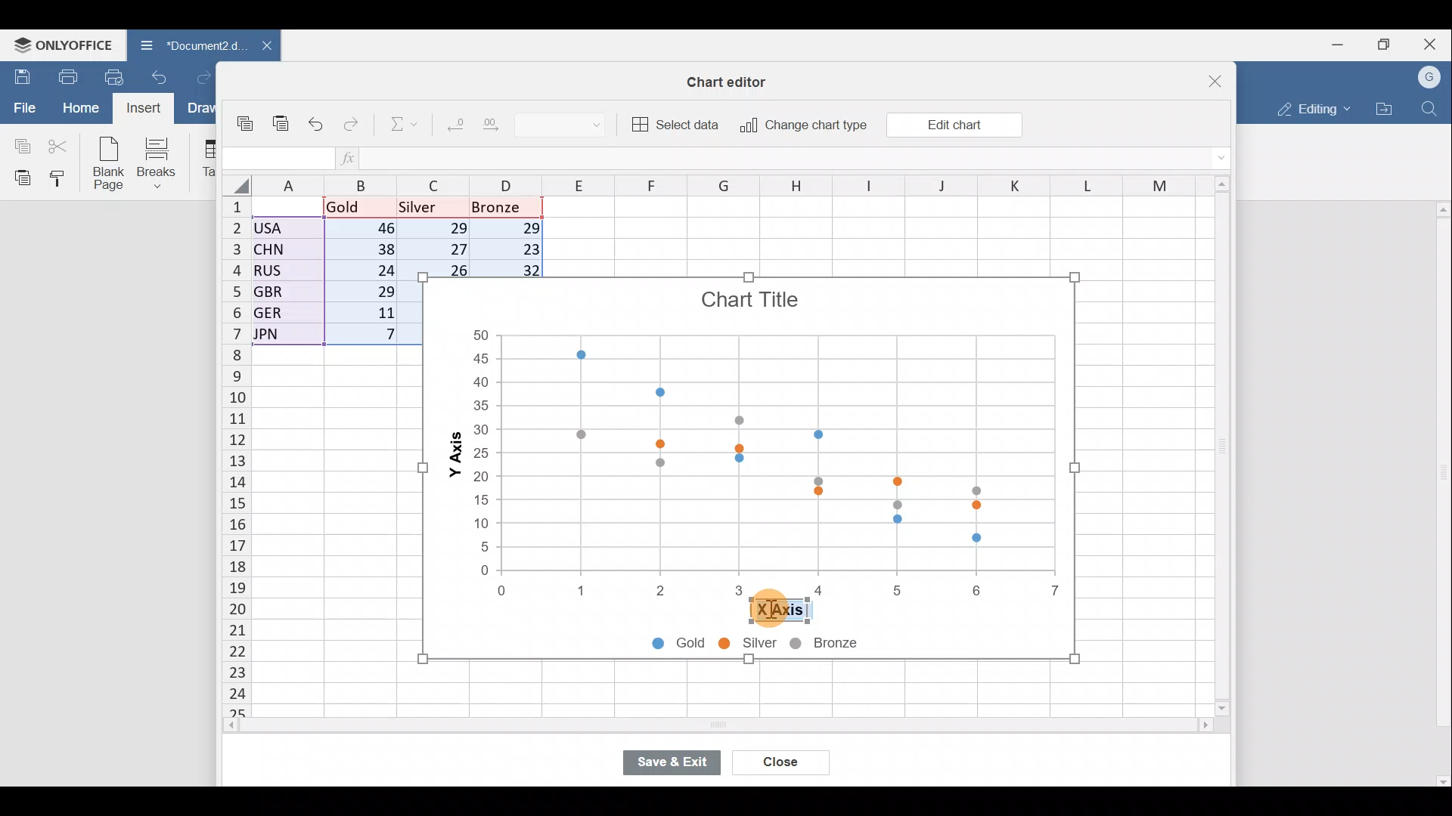 Image resolution: width=1452 pixels, height=816 pixels. Describe the element at coordinates (19, 178) in the screenshot. I see `Paste` at that location.